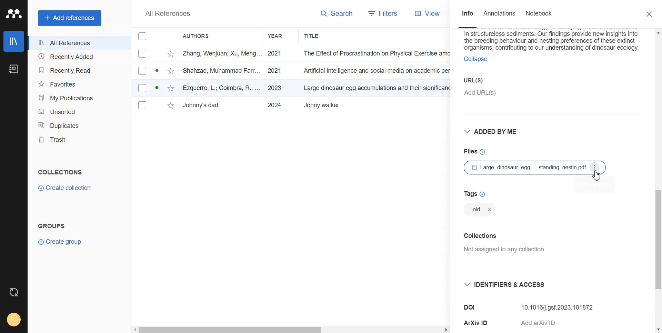  Describe the element at coordinates (500, 14) in the screenshot. I see `Annotations` at that location.